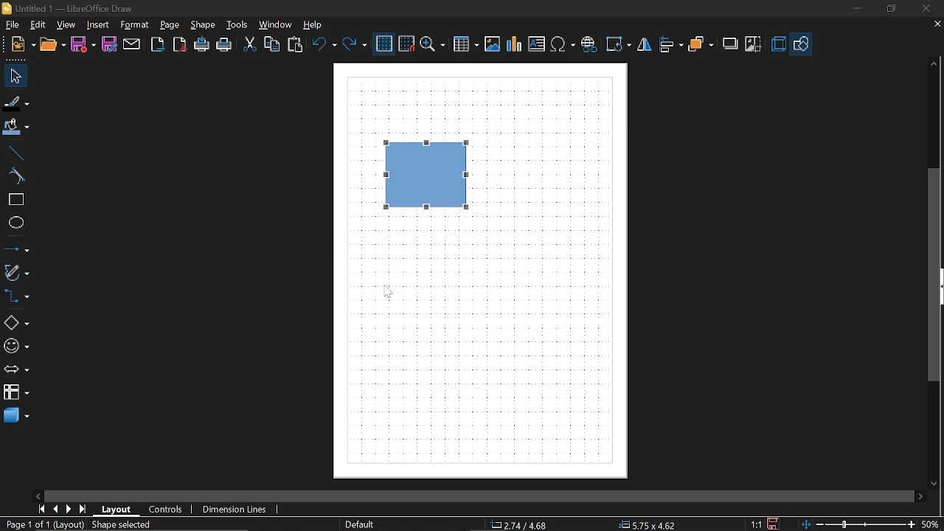 The image size is (944, 531). Describe the element at coordinates (16, 320) in the screenshot. I see `Basic shapes` at that location.